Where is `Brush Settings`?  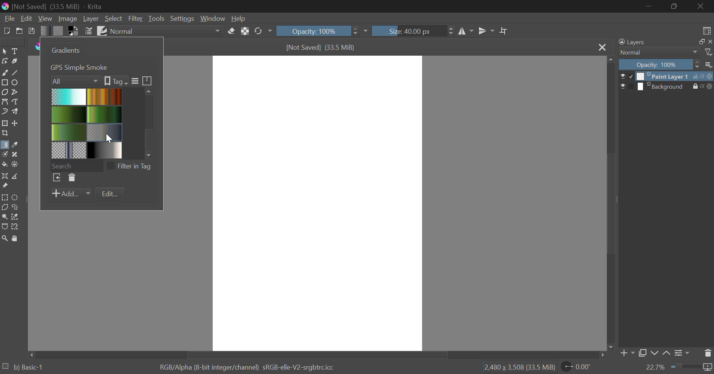
Brush Settings is located at coordinates (89, 30).